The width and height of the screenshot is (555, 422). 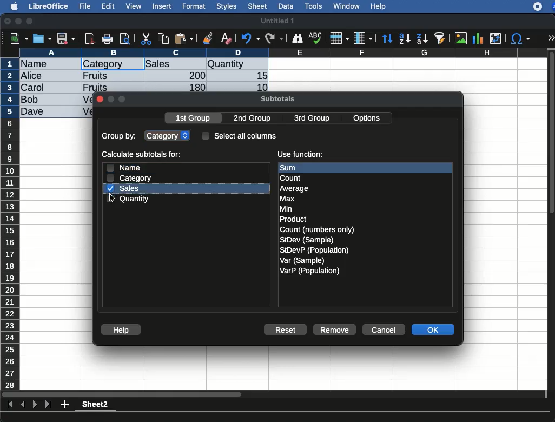 What do you see at coordinates (288, 199) in the screenshot?
I see `Max` at bounding box center [288, 199].